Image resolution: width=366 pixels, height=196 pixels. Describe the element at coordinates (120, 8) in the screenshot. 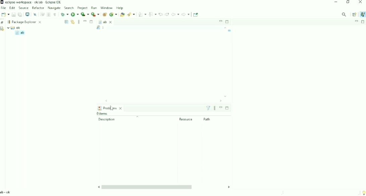

I see `Help` at that location.